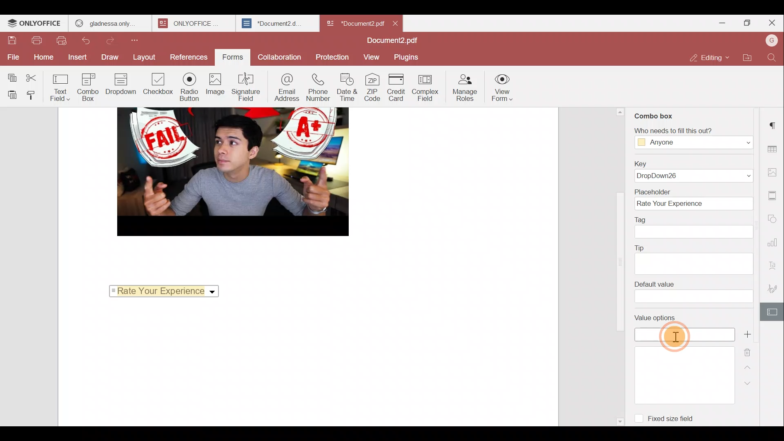  What do you see at coordinates (332, 56) in the screenshot?
I see `Protection` at bounding box center [332, 56].